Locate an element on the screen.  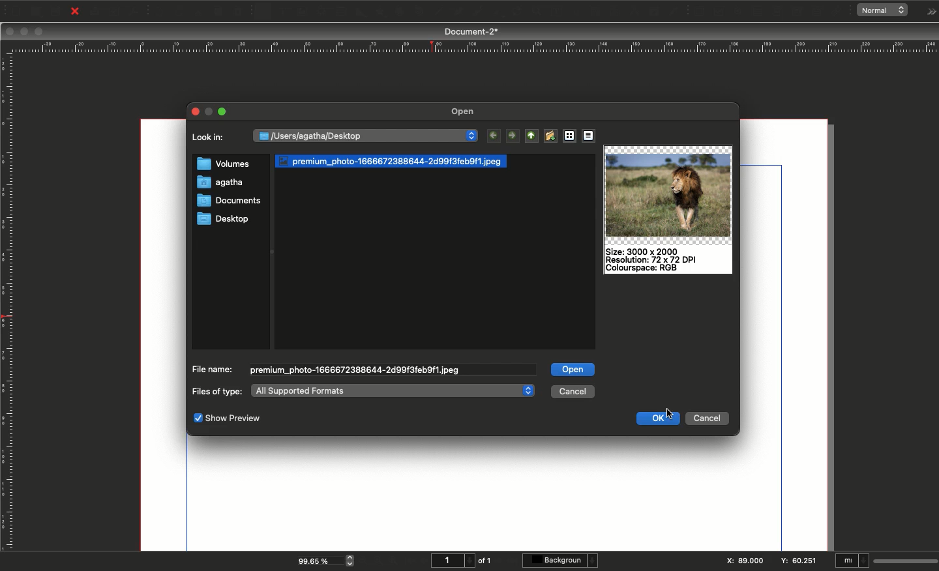
PDF push button is located at coordinates (698, 11).